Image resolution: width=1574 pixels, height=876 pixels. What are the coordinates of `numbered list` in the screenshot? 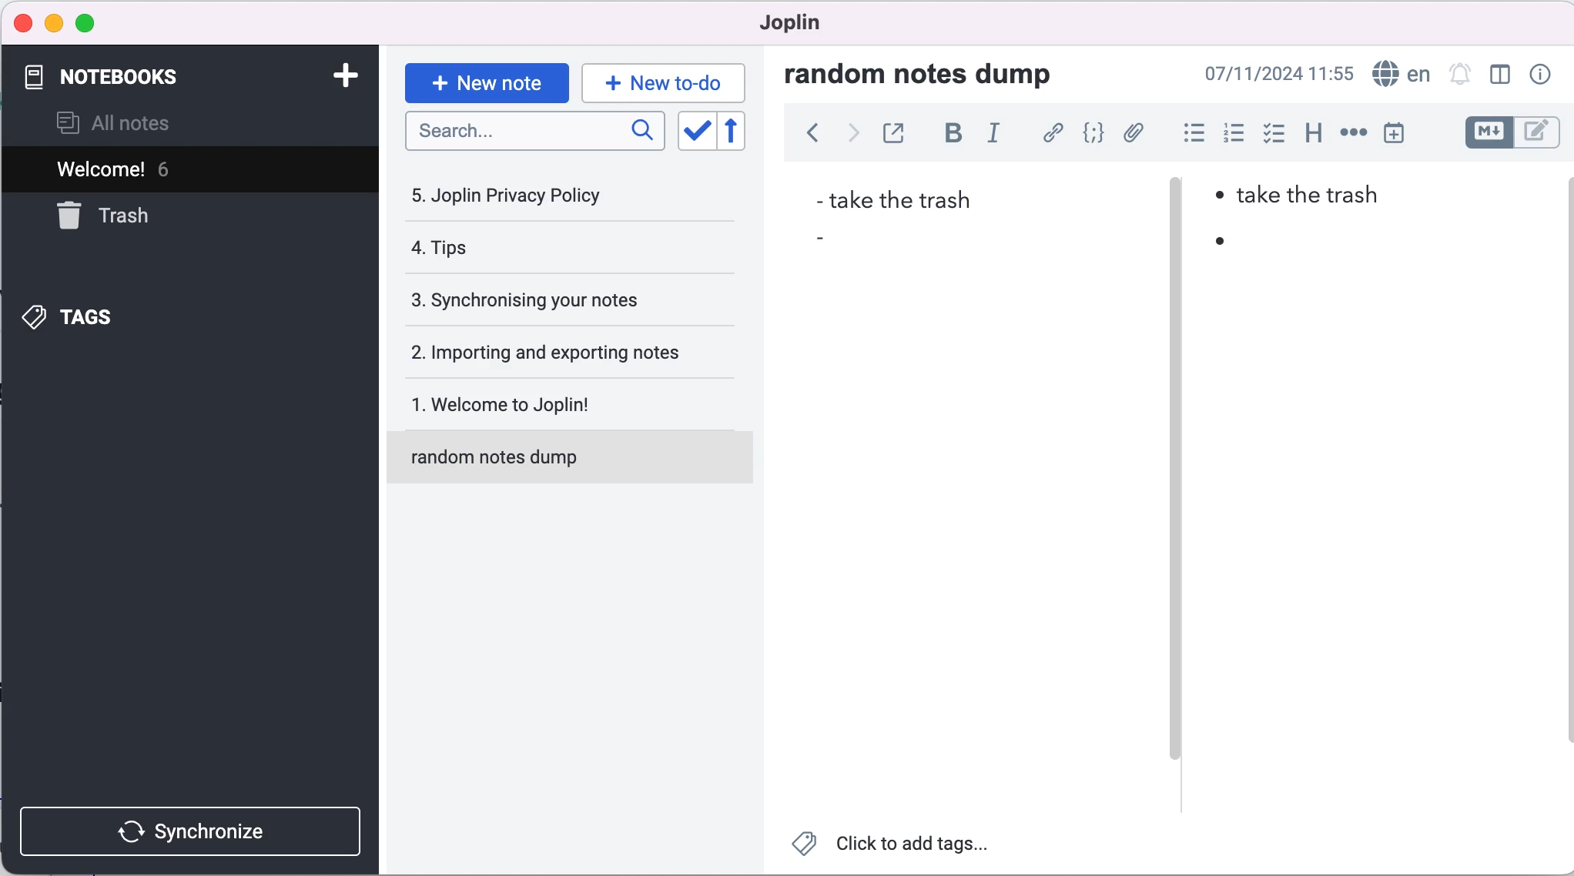 It's located at (1231, 133).